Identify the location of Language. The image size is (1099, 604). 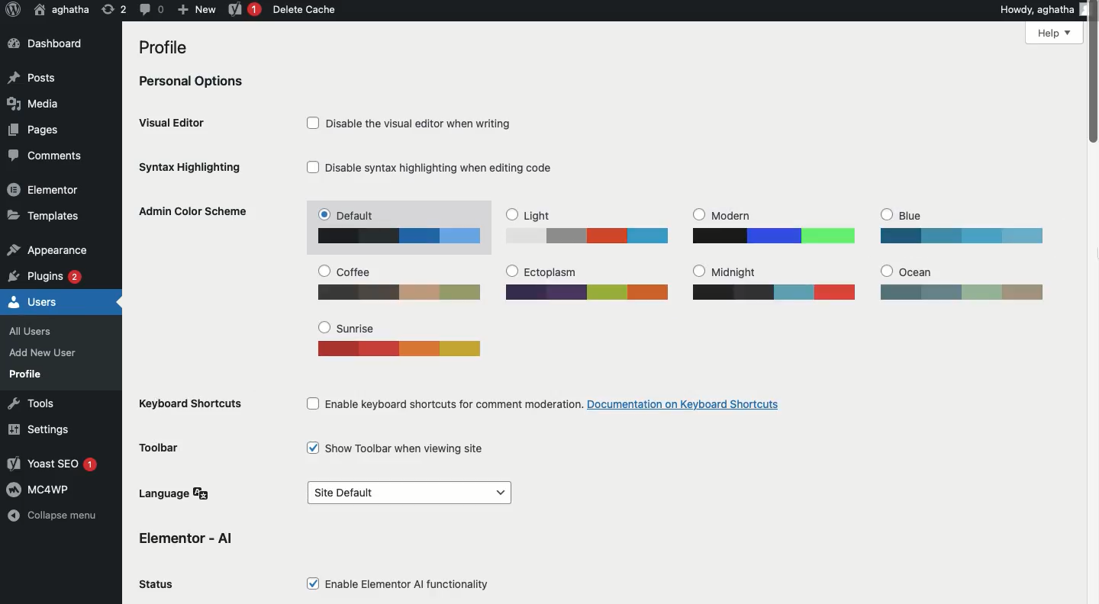
(170, 496).